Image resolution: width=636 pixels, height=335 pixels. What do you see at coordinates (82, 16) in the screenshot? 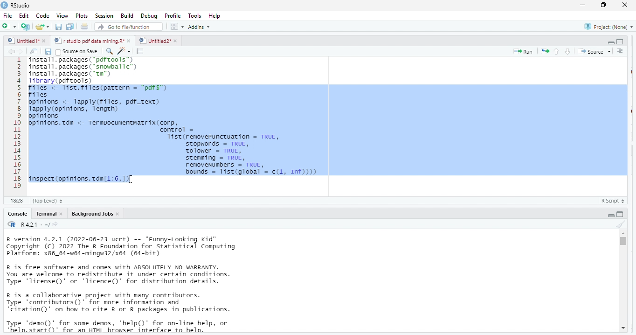
I see `plots` at bounding box center [82, 16].